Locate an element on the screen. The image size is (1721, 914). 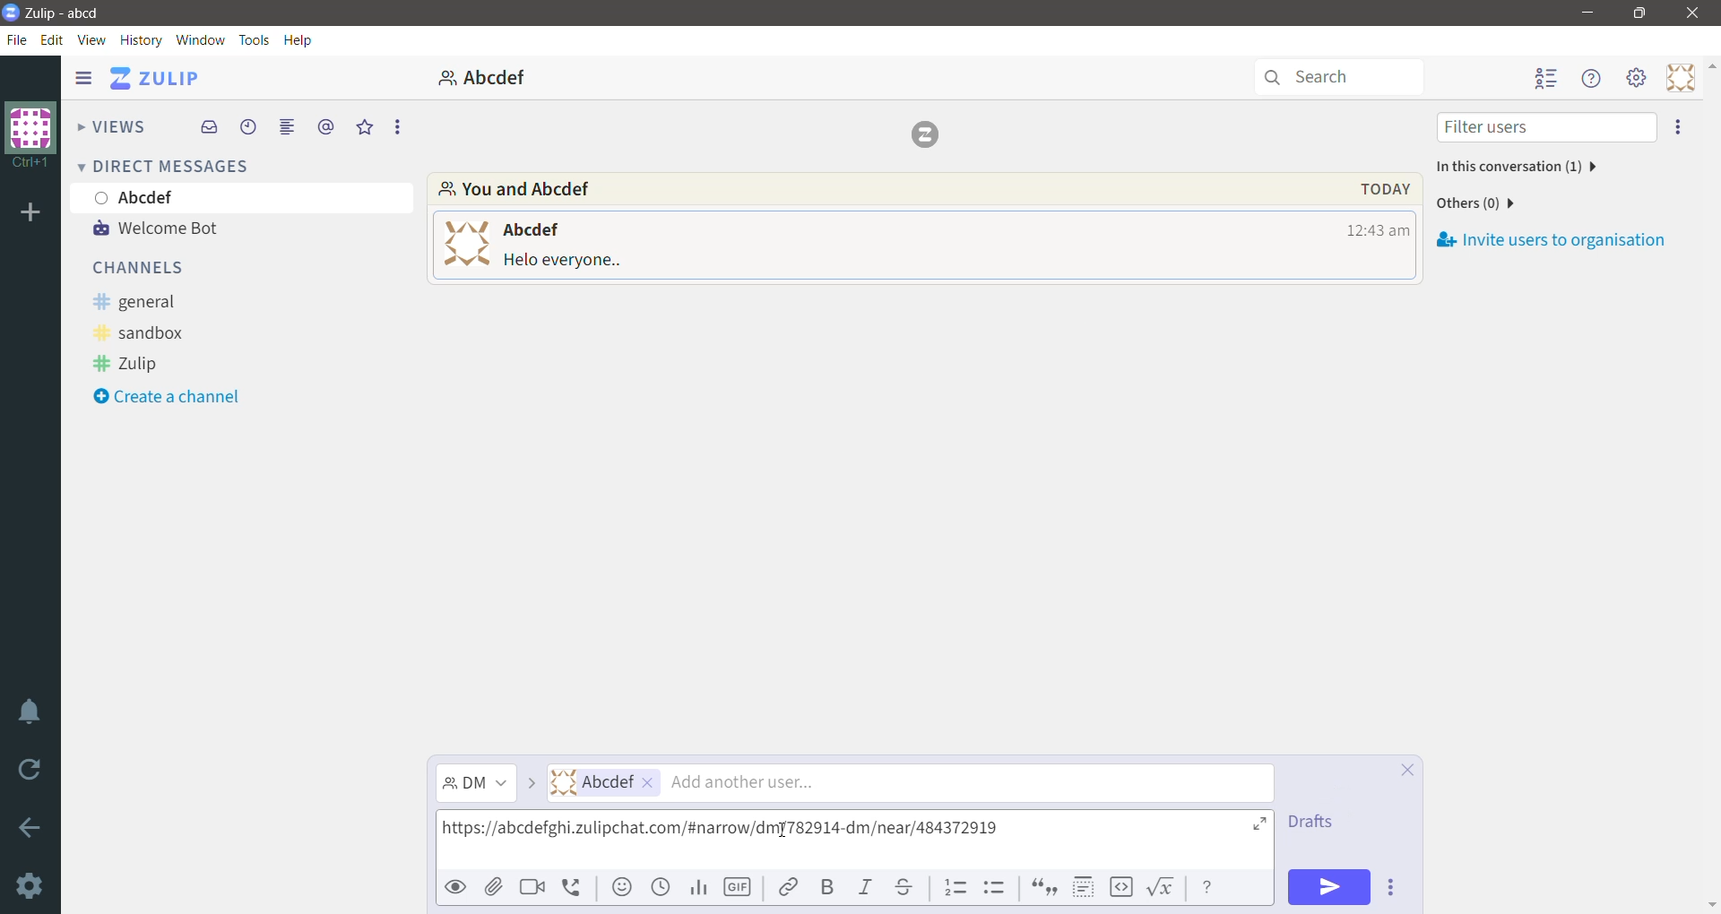
Application Name - Organization Name is located at coordinates (73, 11).